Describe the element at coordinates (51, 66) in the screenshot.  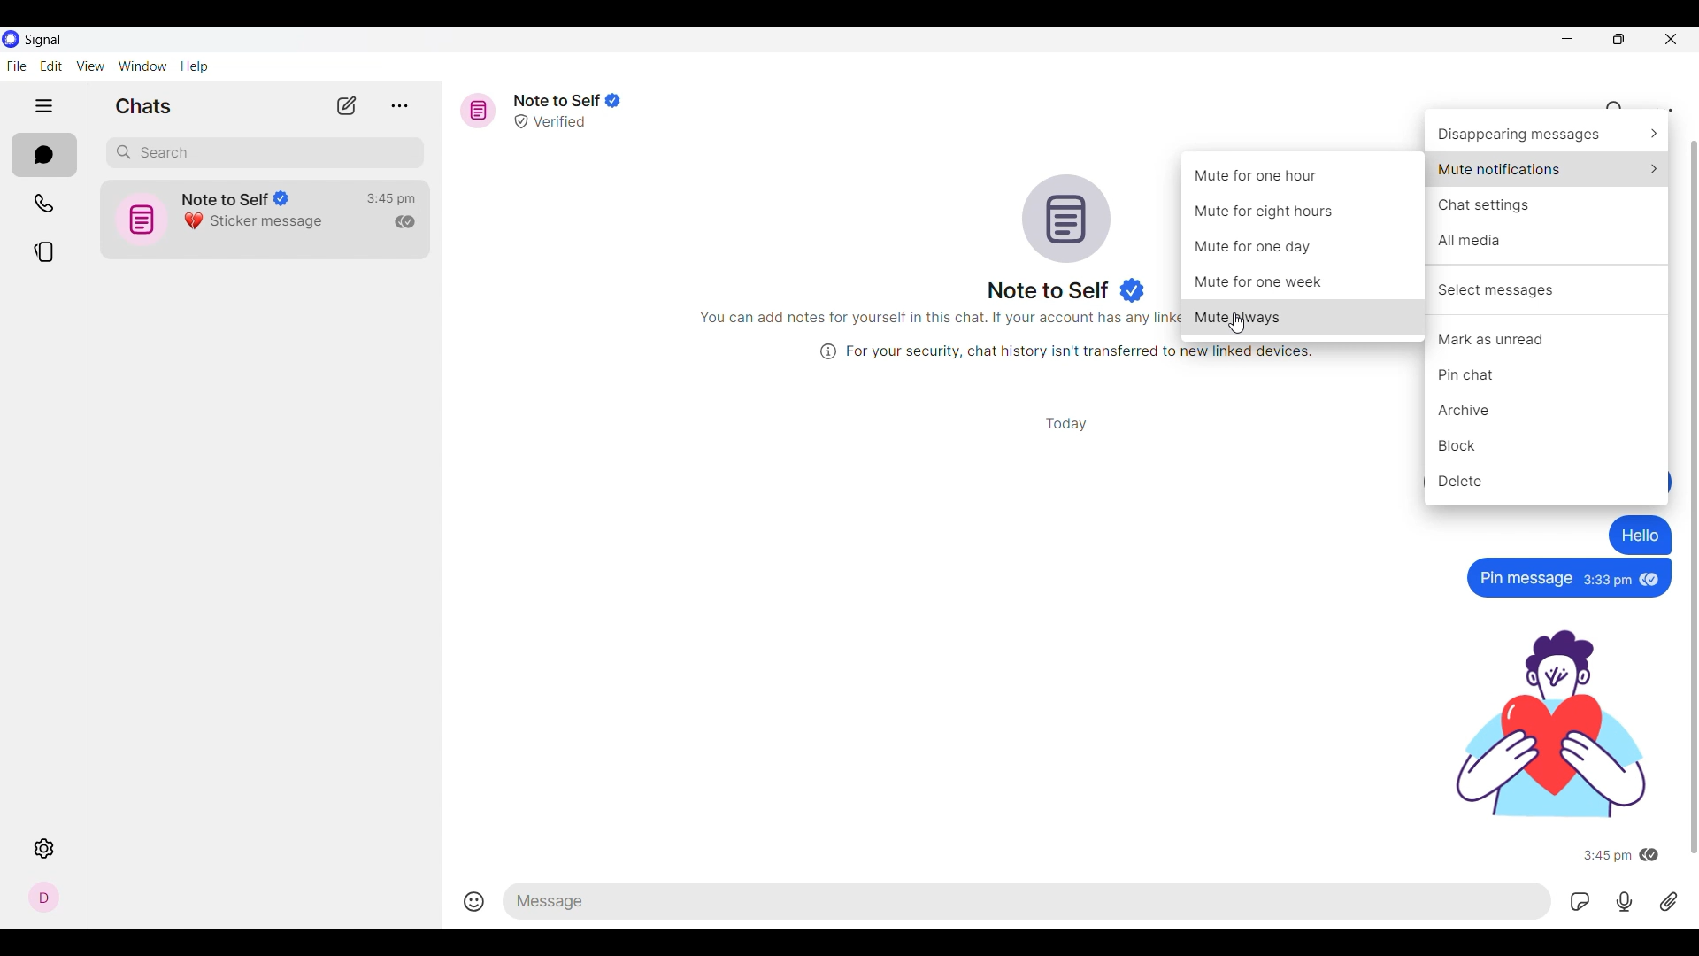
I see `Edit menu` at that location.